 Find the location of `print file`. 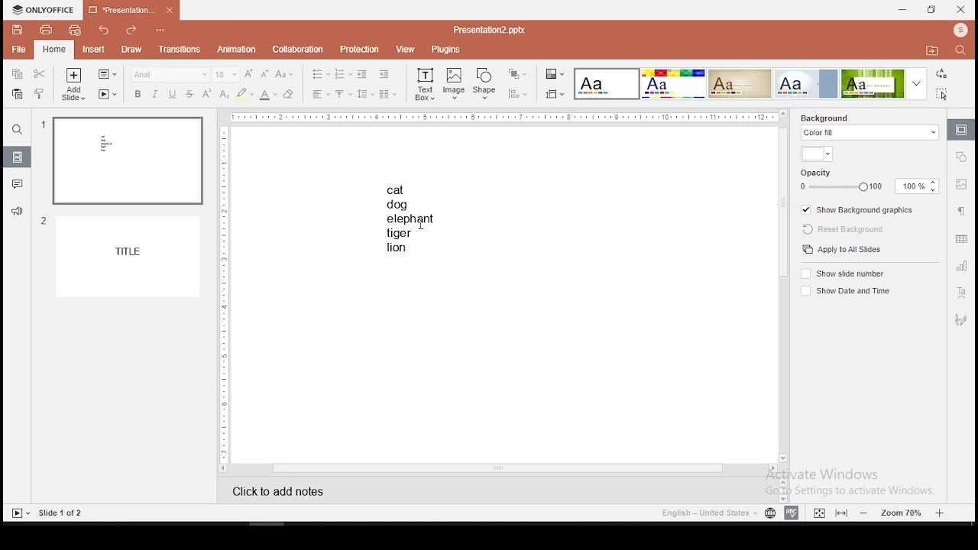

print file is located at coordinates (46, 30).